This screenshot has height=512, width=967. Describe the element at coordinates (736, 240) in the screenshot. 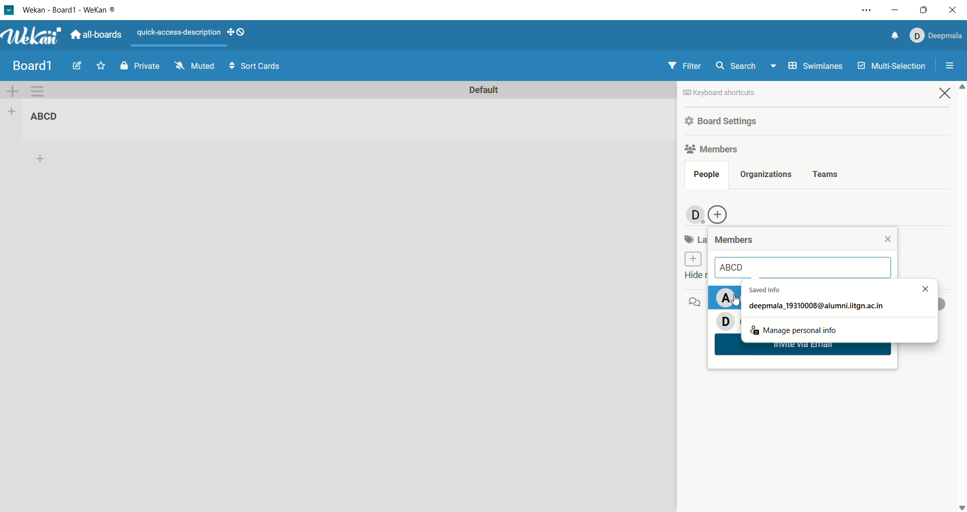

I see `members` at that location.